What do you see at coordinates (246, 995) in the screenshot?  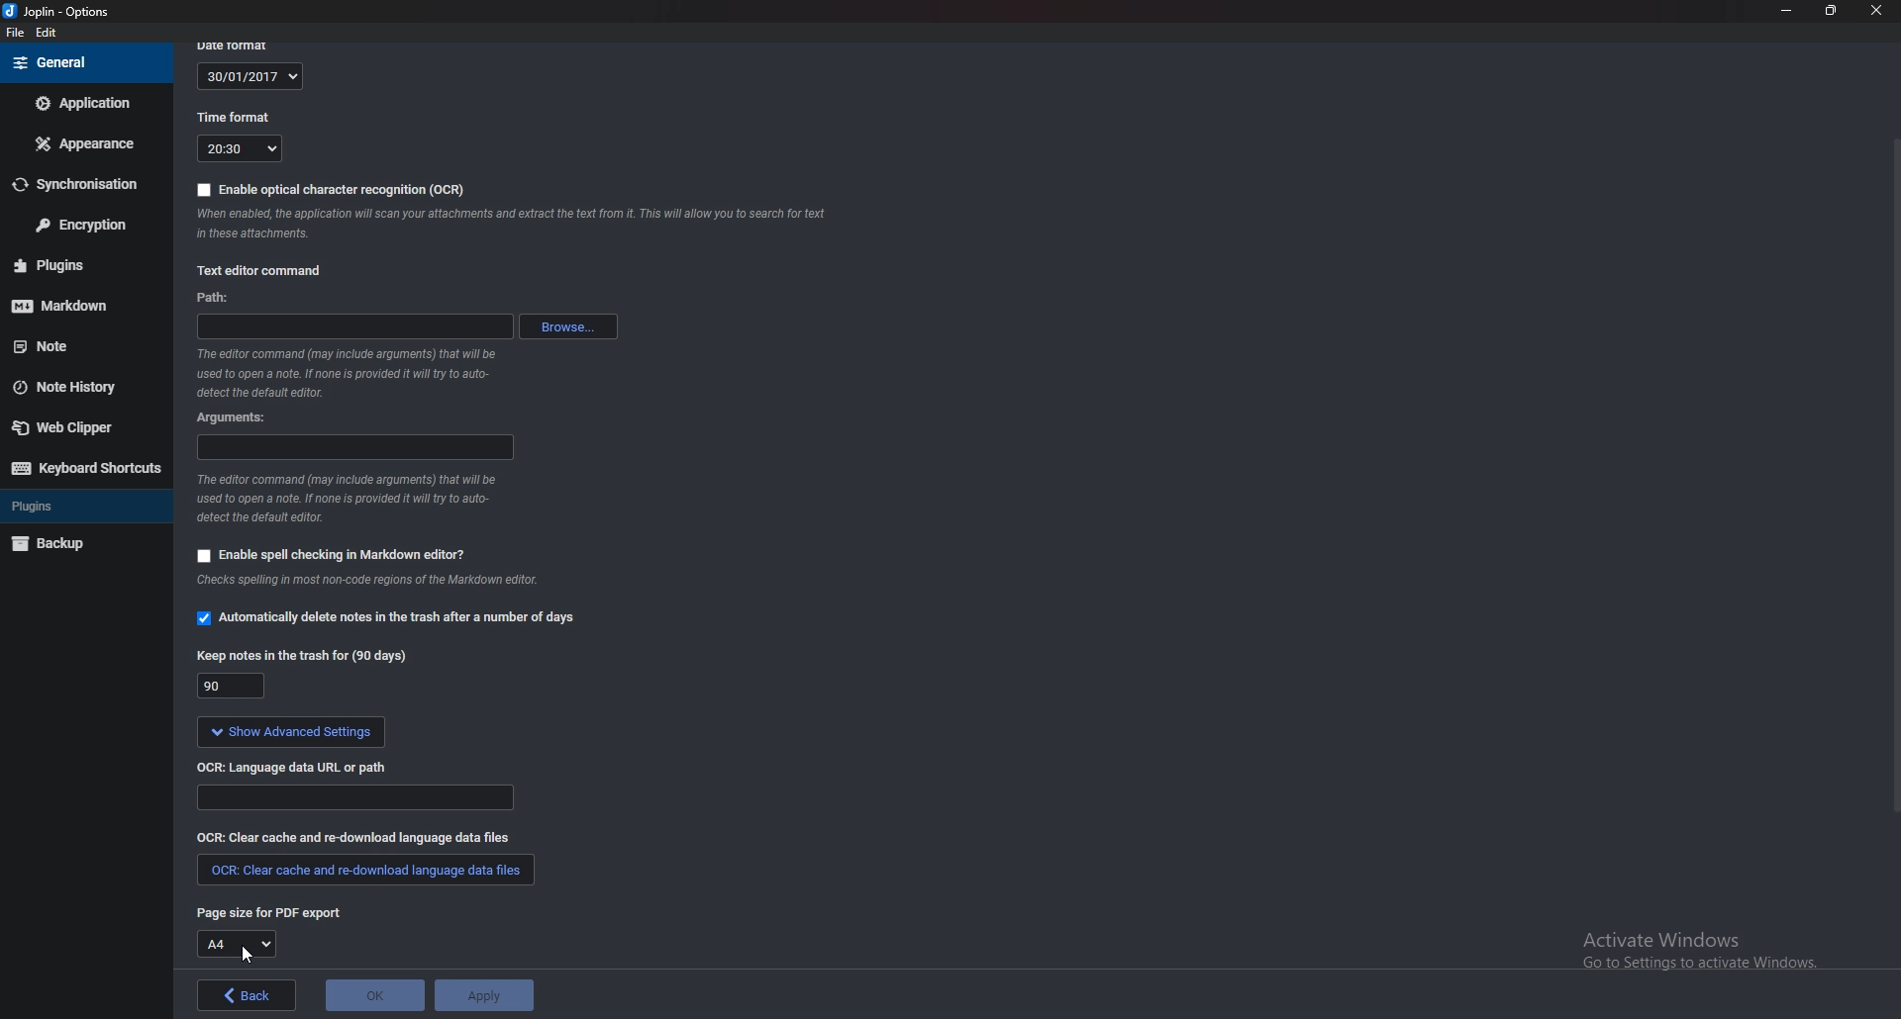 I see `back` at bounding box center [246, 995].